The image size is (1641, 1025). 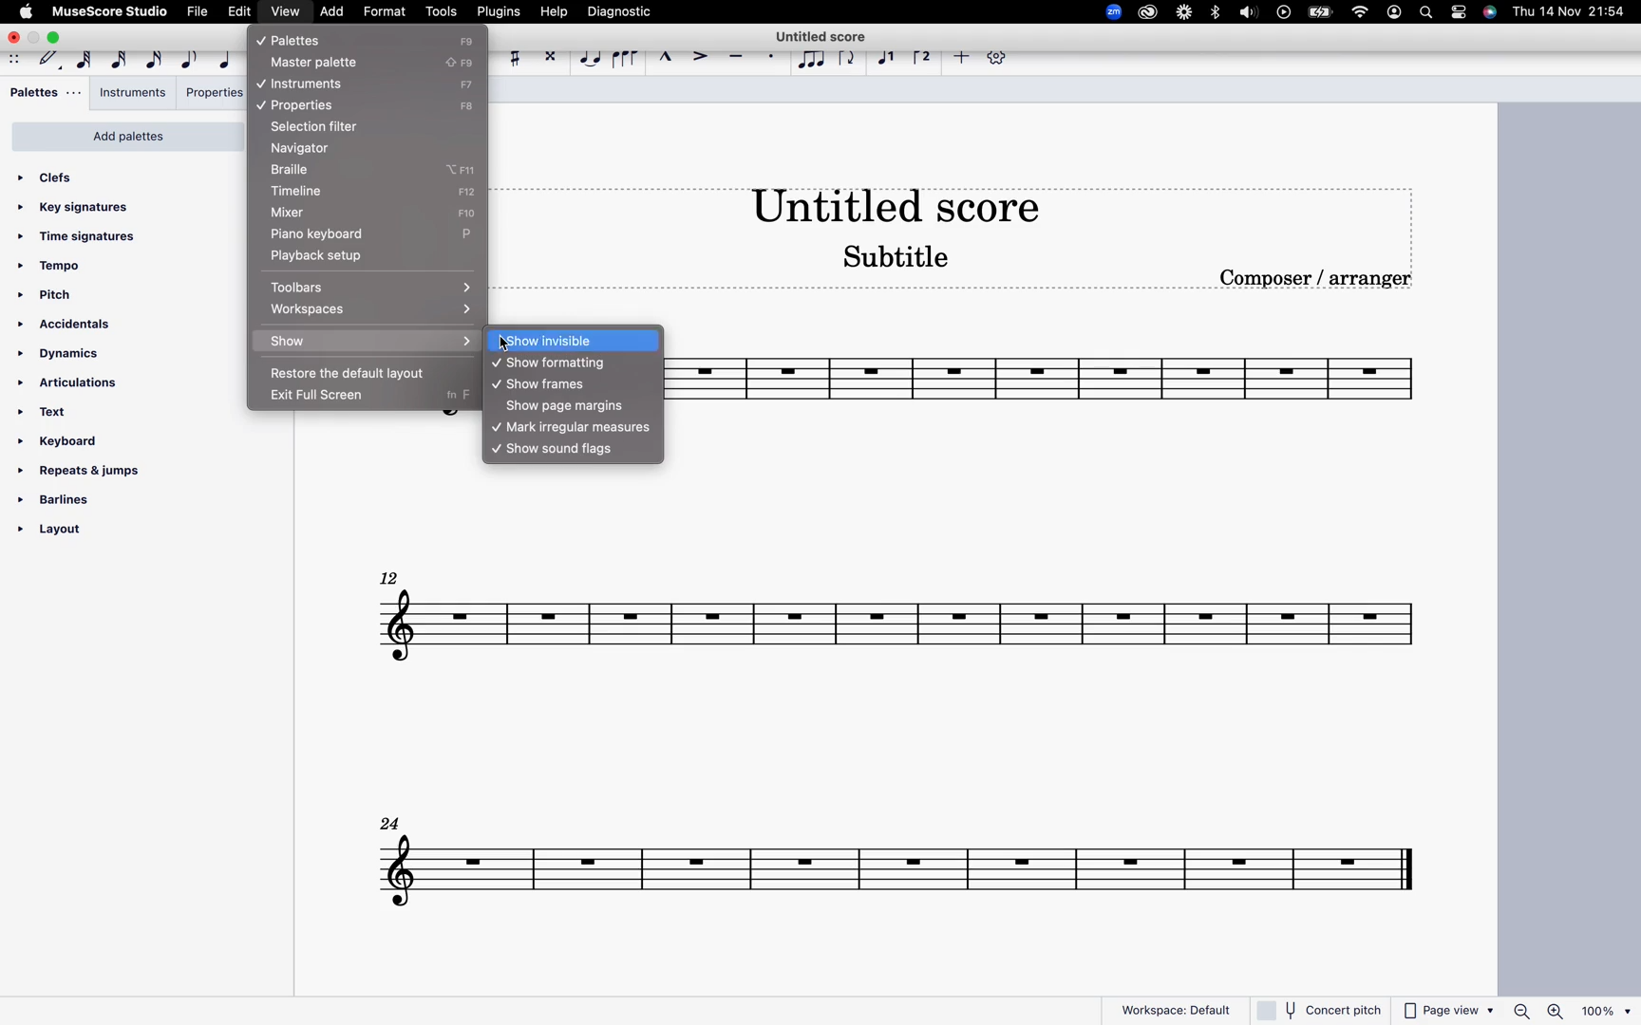 What do you see at coordinates (26, 11) in the screenshot?
I see `apple` at bounding box center [26, 11].